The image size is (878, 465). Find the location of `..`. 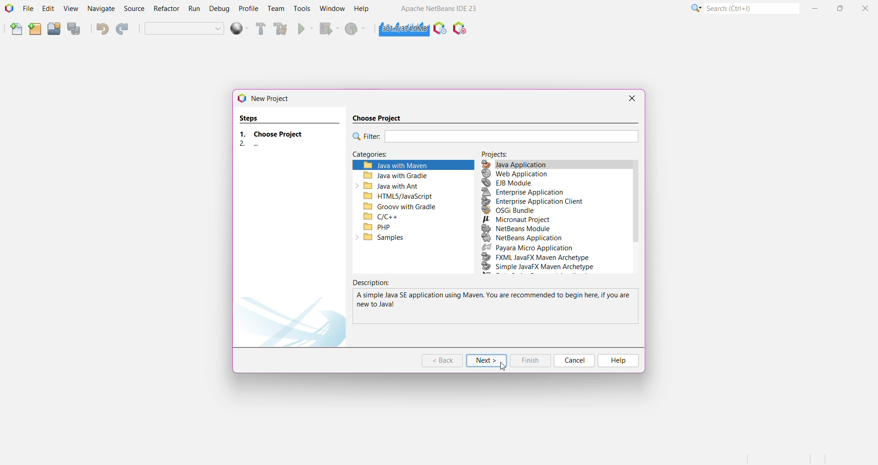

.. is located at coordinates (278, 145).